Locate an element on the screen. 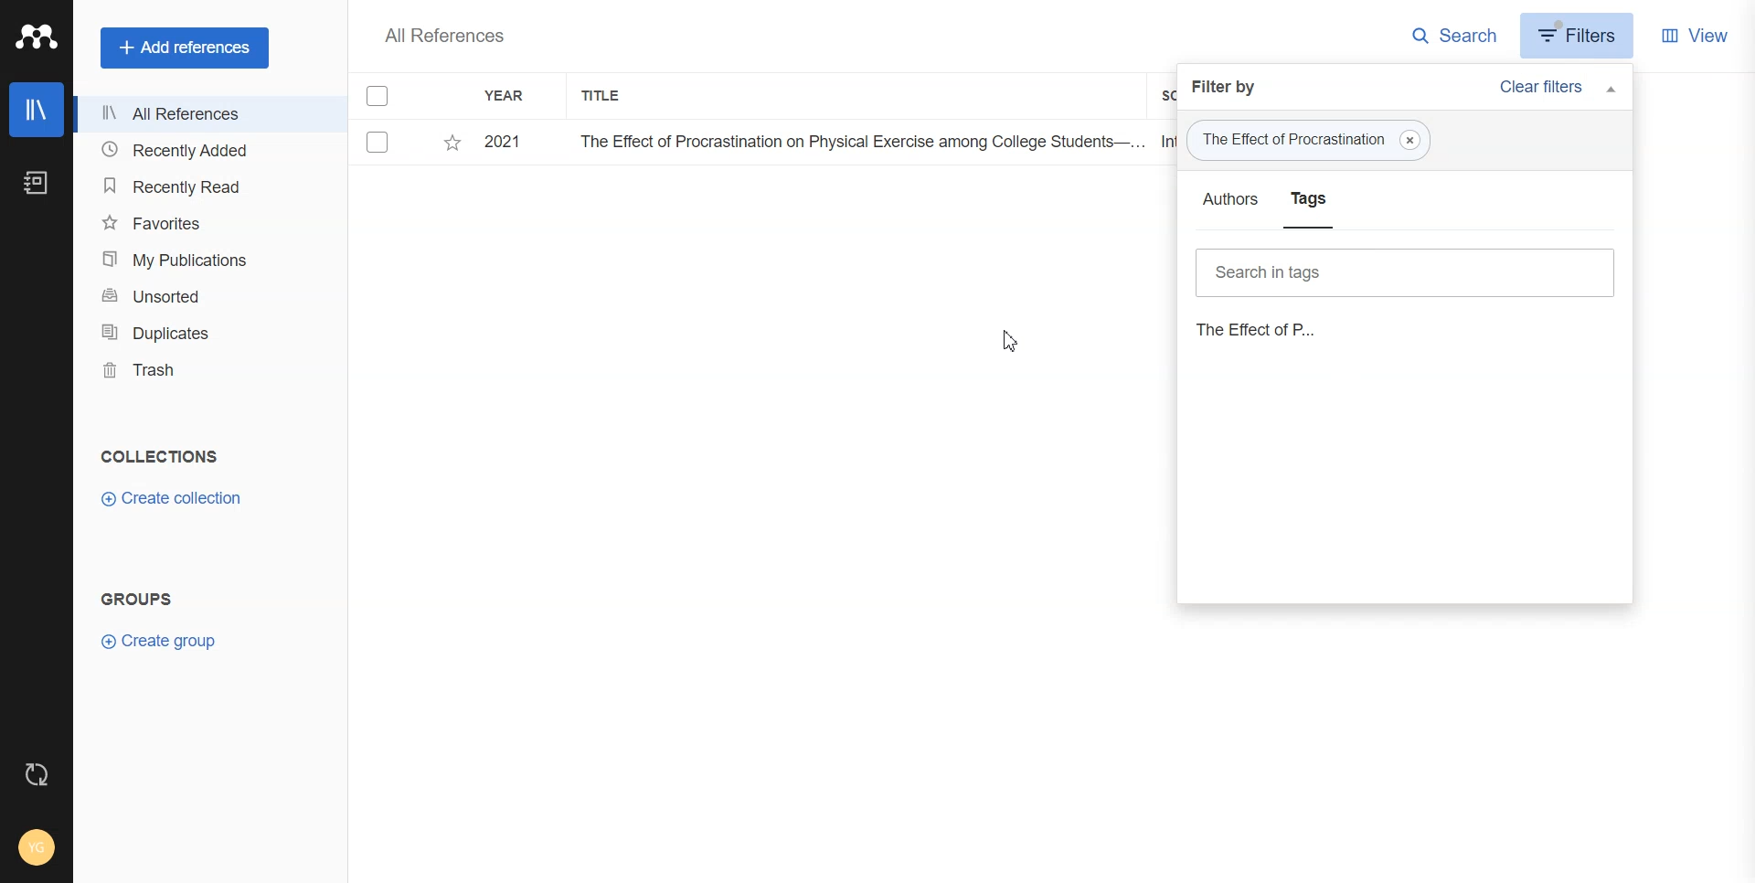  Close is located at coordinates (1414, 140).